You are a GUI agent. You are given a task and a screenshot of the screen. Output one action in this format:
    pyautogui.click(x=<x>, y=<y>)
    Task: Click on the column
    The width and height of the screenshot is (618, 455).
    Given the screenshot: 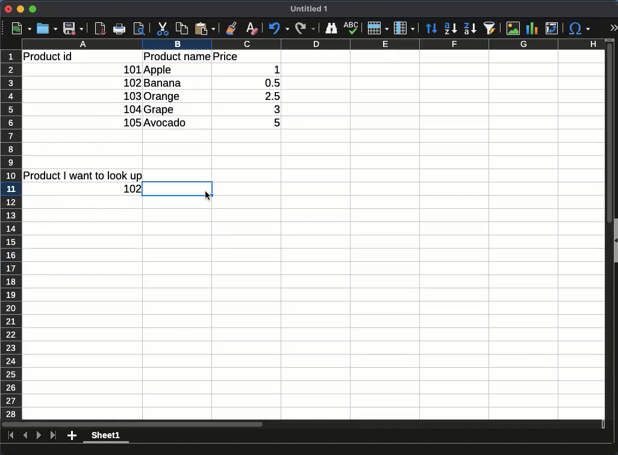 What is the action you would take?
    pyautogui.click(x=404, y=28)
    